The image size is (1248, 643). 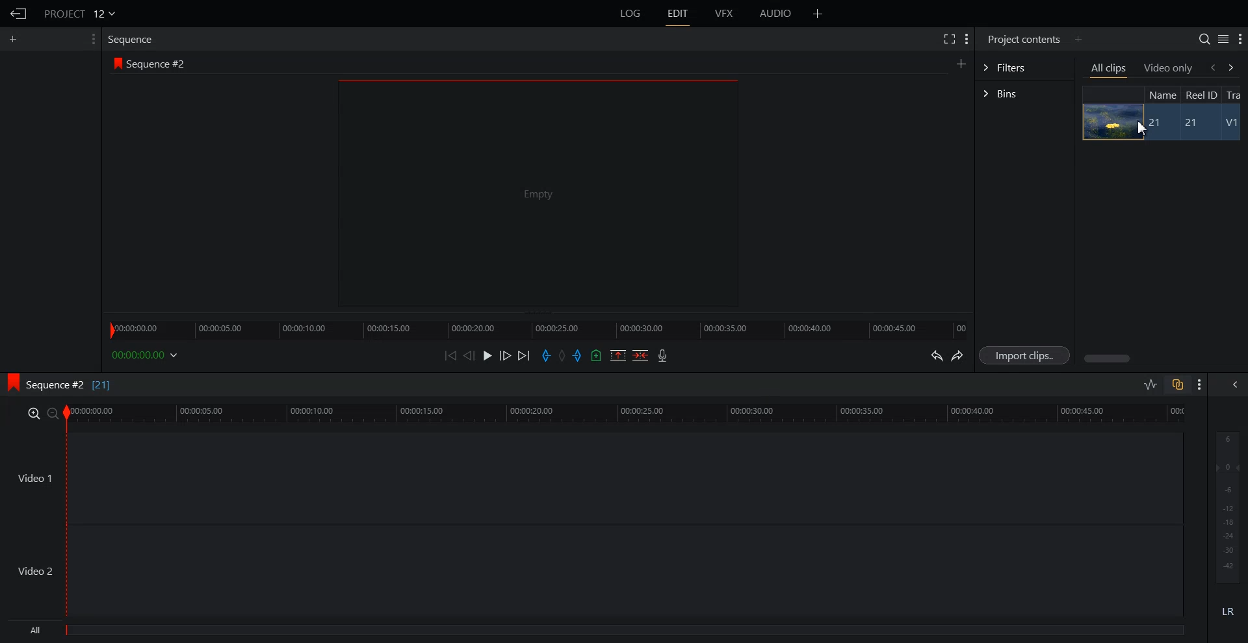 What do you see at coordinates (92, 39) in the screenshot?
I see `Show setting menu` at bounding box center [92, 39].